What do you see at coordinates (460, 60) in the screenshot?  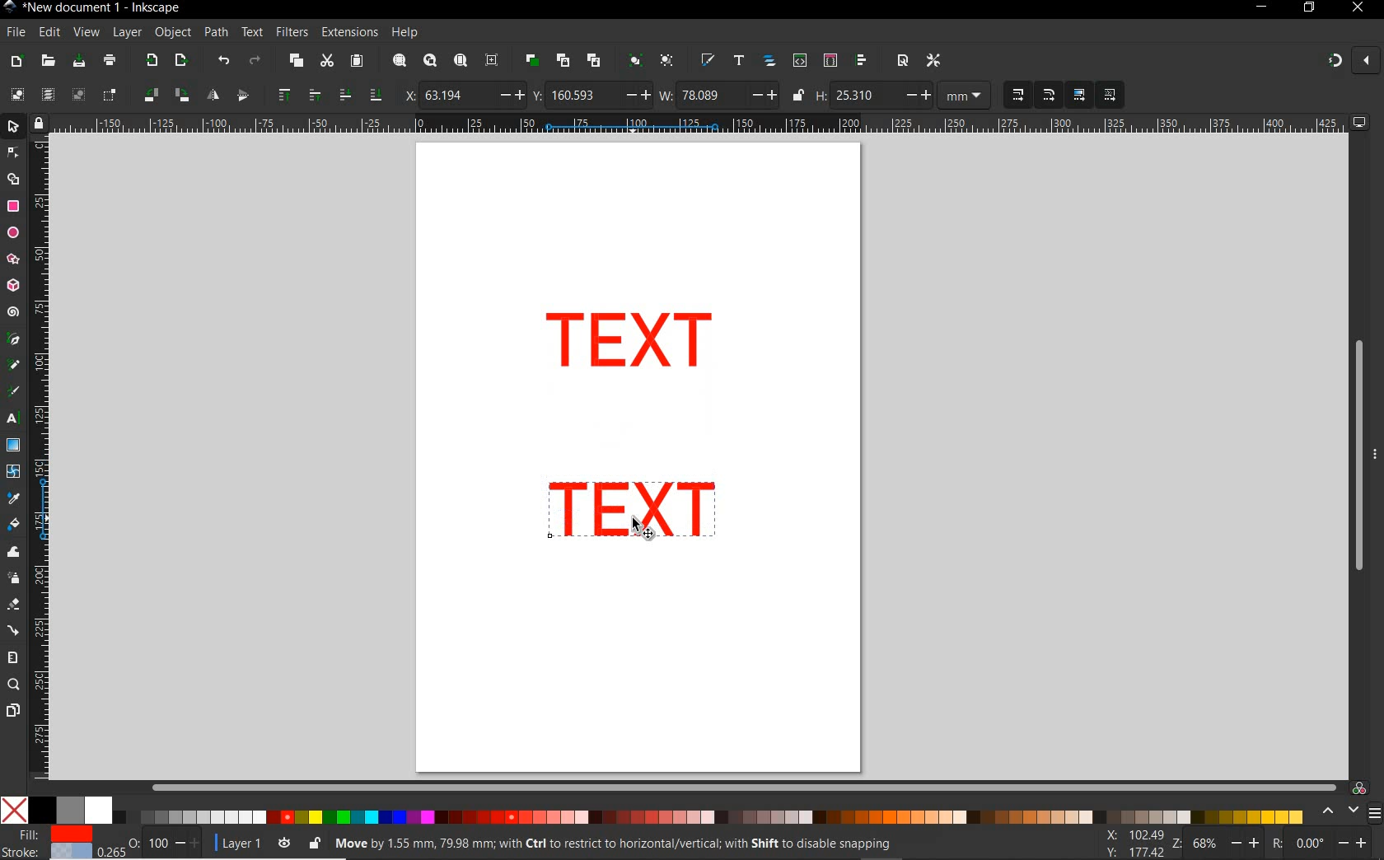 I see `zoom page` at bounding box center [460, 60].